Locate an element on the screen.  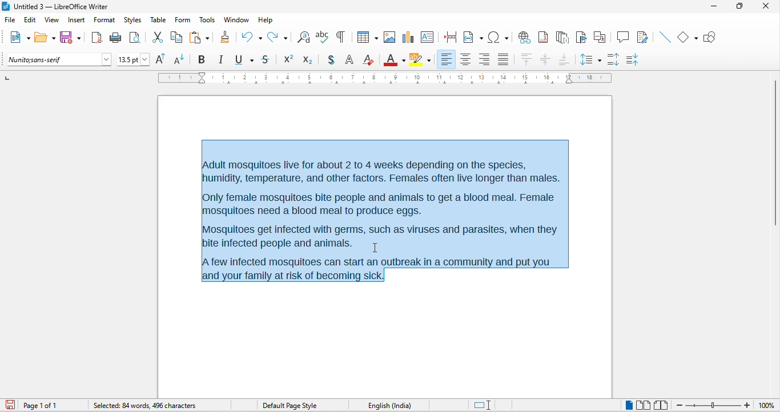
insert is located at coordinates (77, 21).